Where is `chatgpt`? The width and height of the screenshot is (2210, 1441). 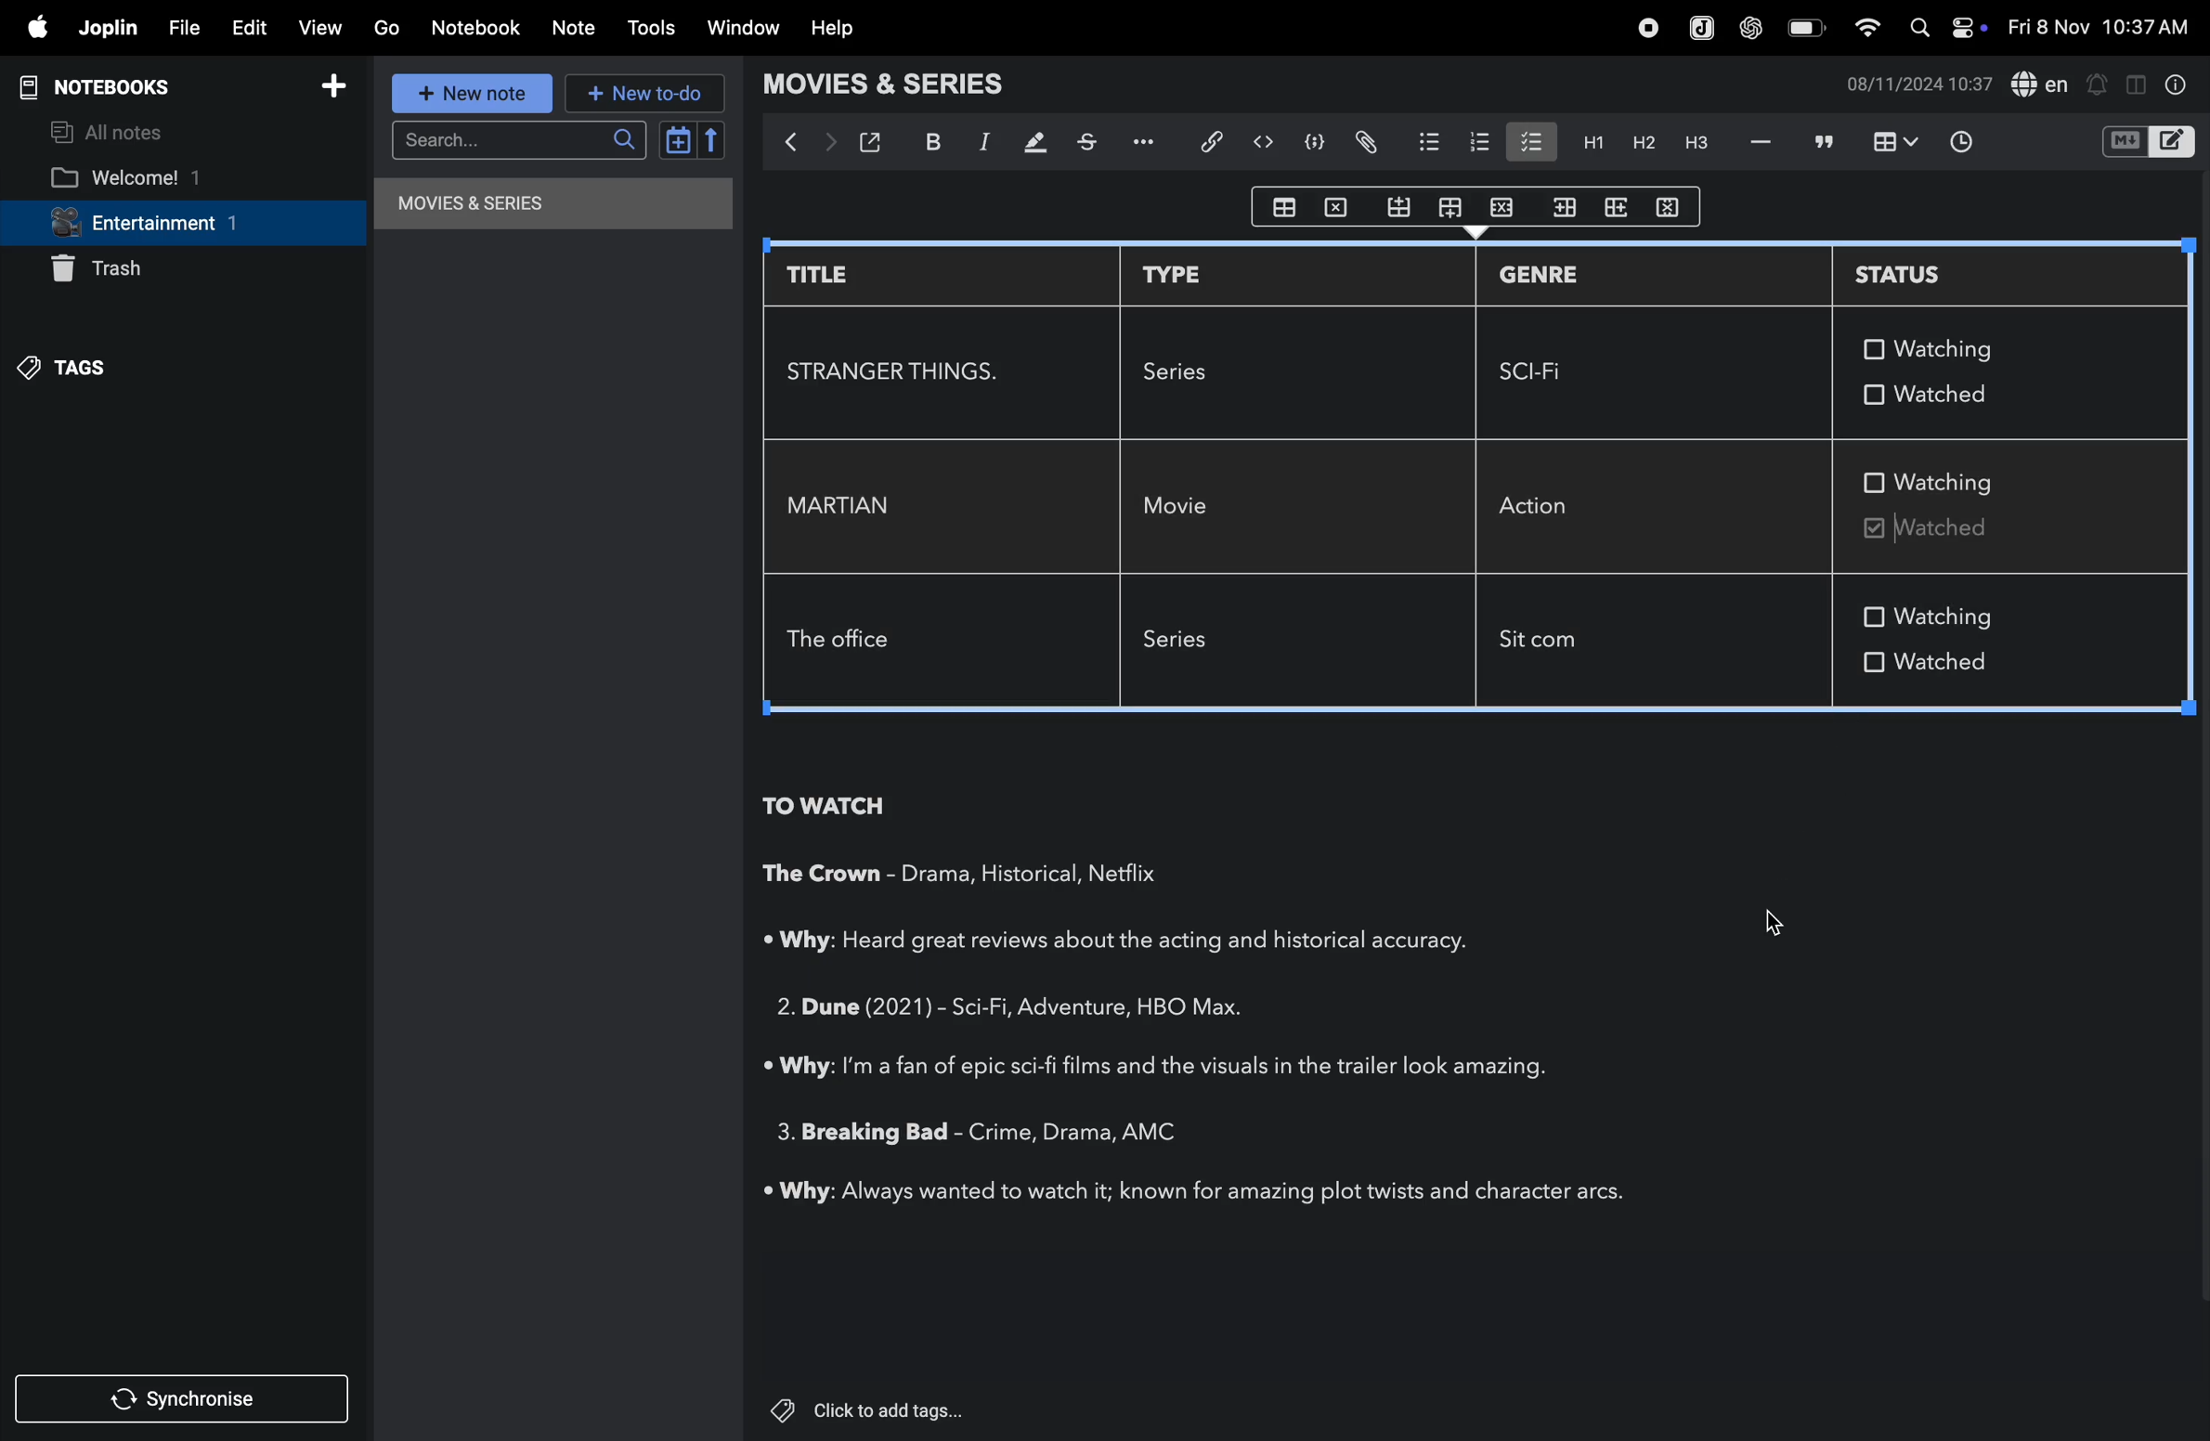
chatgpt is located at coordinates (1750, 29).